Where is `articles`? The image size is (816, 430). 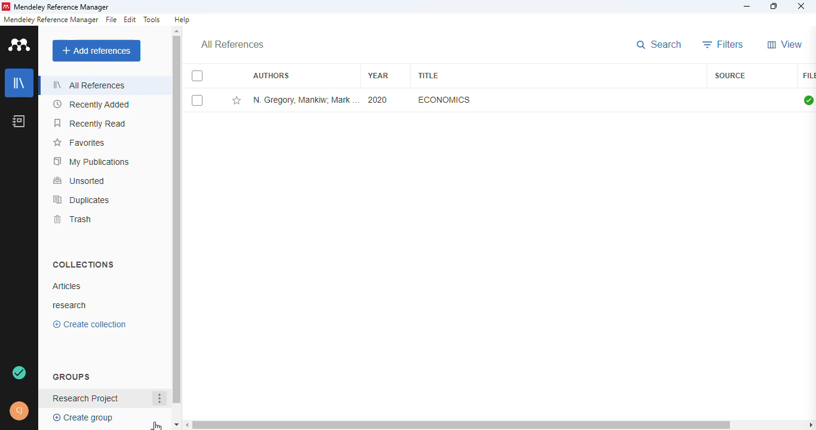 articles is located at coordinates (66, 287).